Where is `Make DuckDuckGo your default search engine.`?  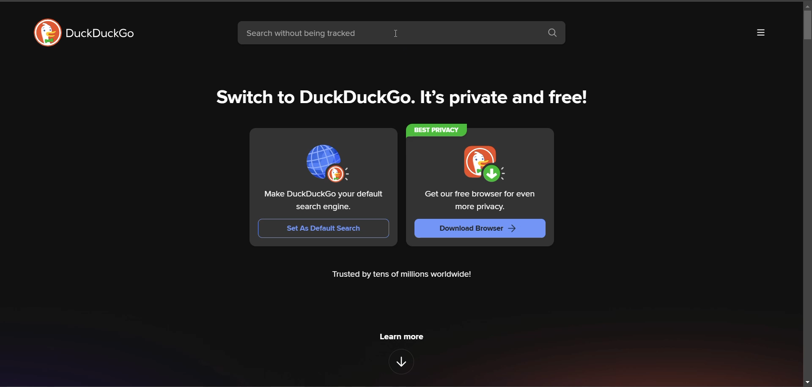 Make DuckDuckGo your default search engine. is located at coordinates (323, 201).